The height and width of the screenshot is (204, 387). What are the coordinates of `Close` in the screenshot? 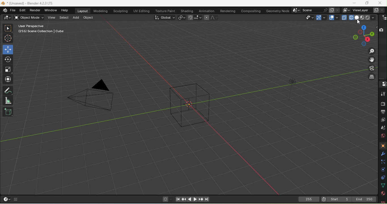 It's located at (379, 3).